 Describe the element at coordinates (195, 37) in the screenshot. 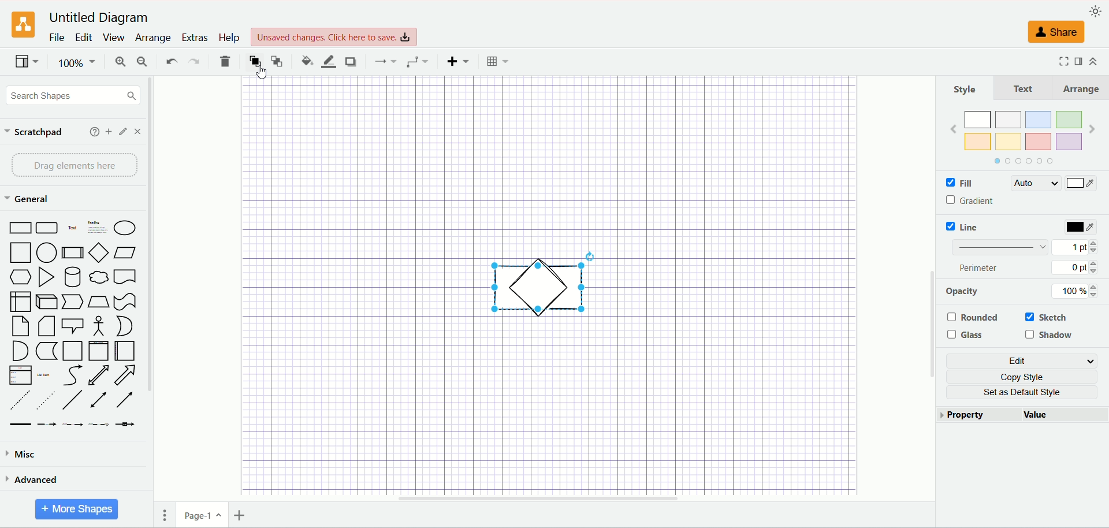

I see `extras` at that location.